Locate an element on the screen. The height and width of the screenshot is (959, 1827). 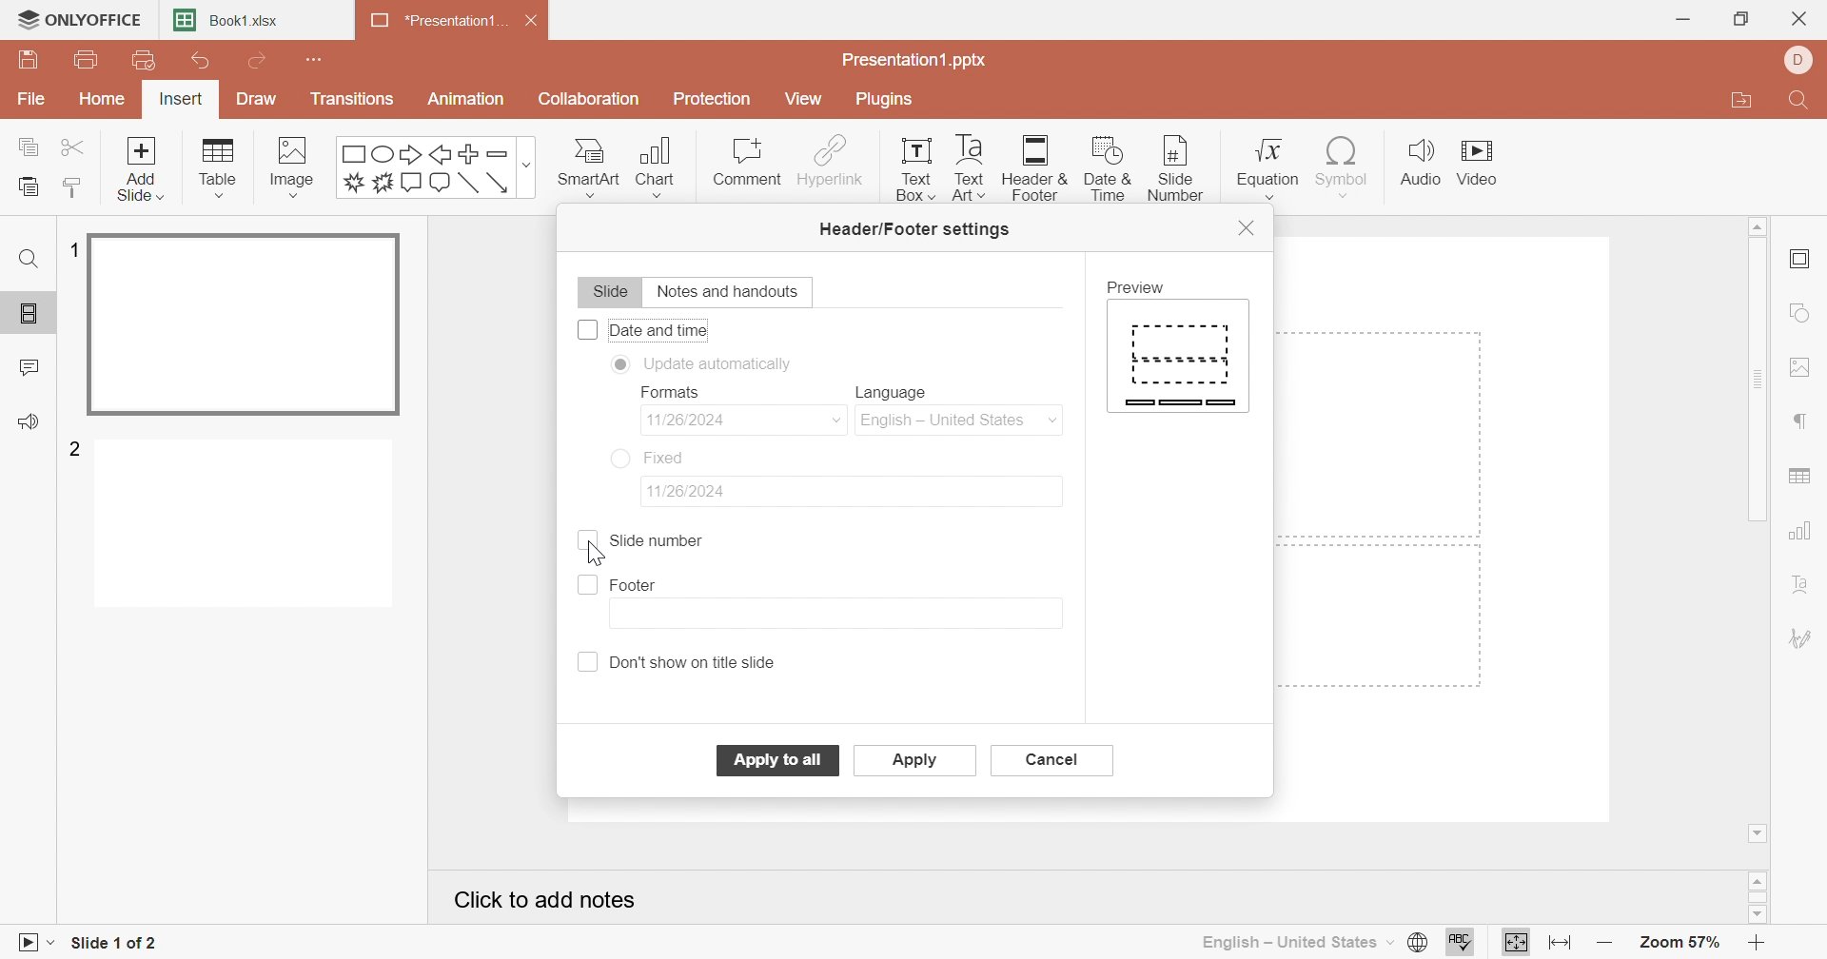
Customize Quick AcessToolbar is located at coordinates (316, 57).